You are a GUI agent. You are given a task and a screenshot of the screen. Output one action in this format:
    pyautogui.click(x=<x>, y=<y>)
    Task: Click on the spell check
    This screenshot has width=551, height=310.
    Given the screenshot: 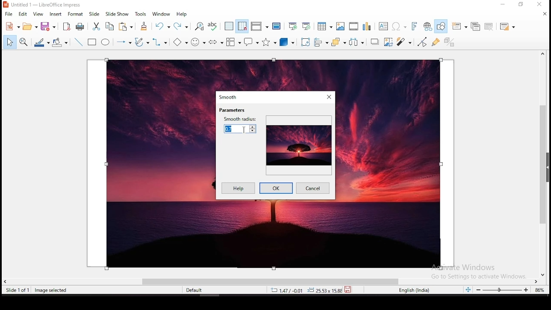 What is the action you would take?
    pyautogui.click(x=214, y=25)
    